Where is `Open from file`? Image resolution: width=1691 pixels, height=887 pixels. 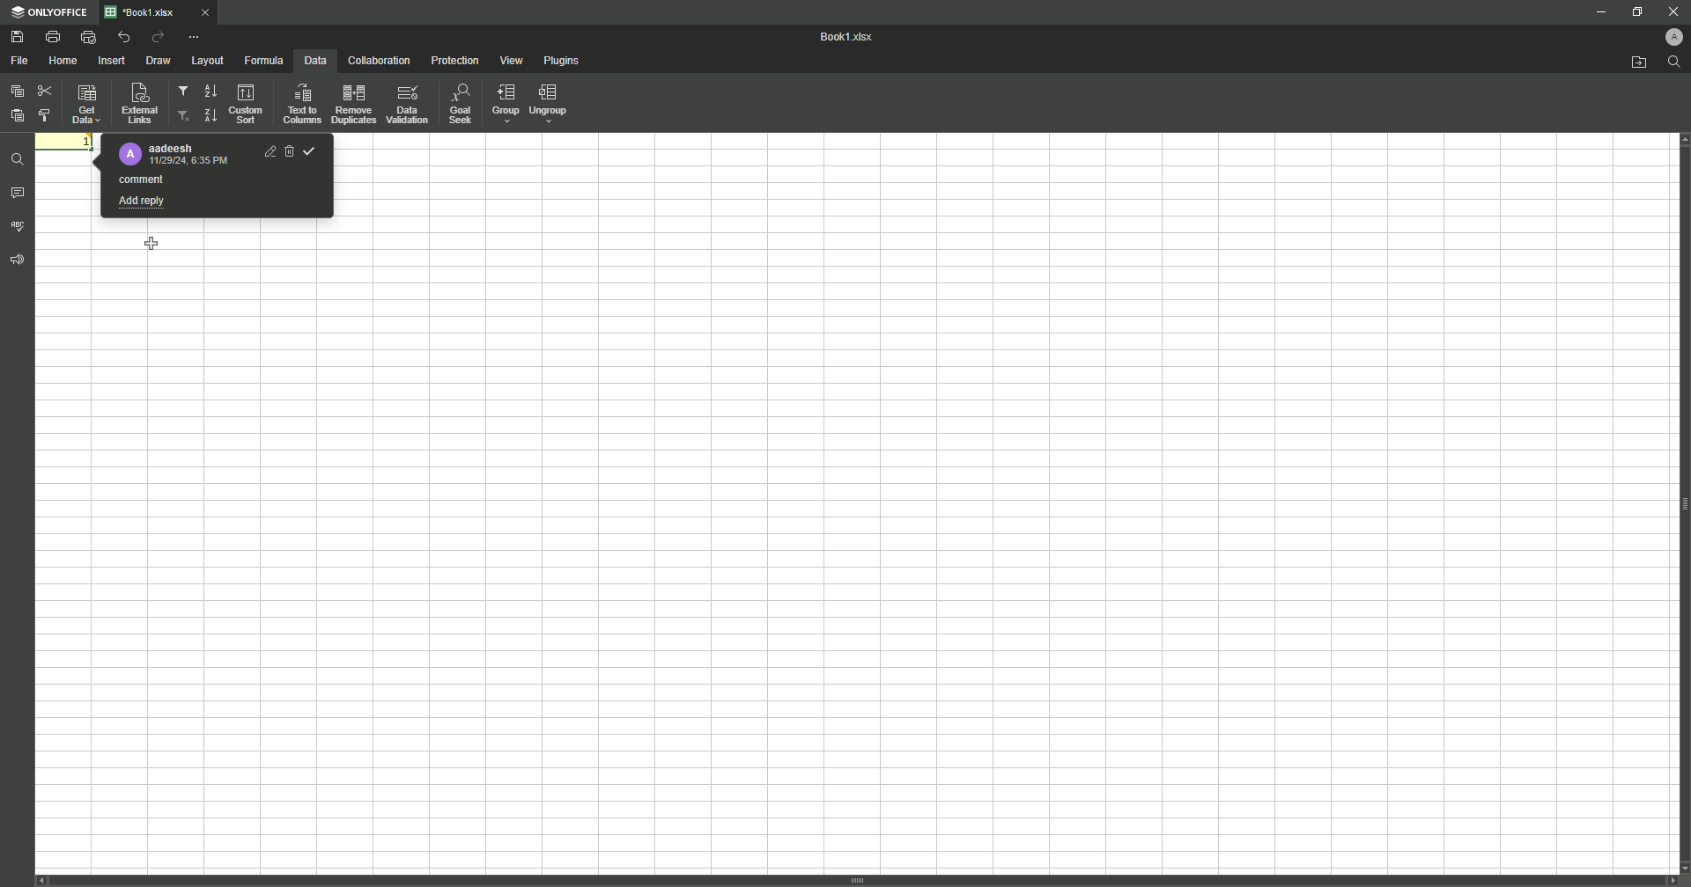
Open from file is located at coordinates (1630, 63).